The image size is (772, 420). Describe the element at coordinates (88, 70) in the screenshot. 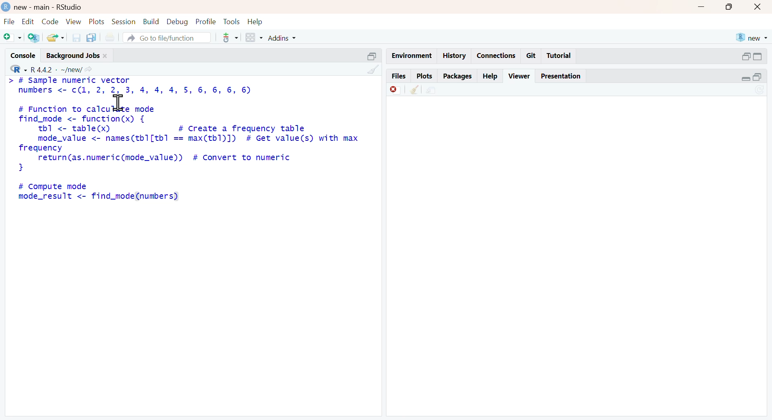

I see `share icon` at that location.